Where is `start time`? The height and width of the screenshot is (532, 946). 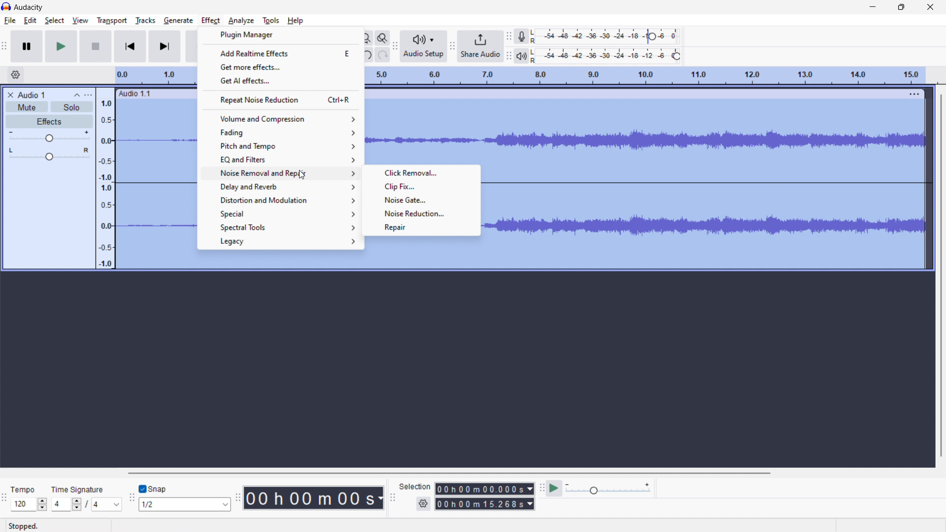
start time is located at coordinates (485, 489).